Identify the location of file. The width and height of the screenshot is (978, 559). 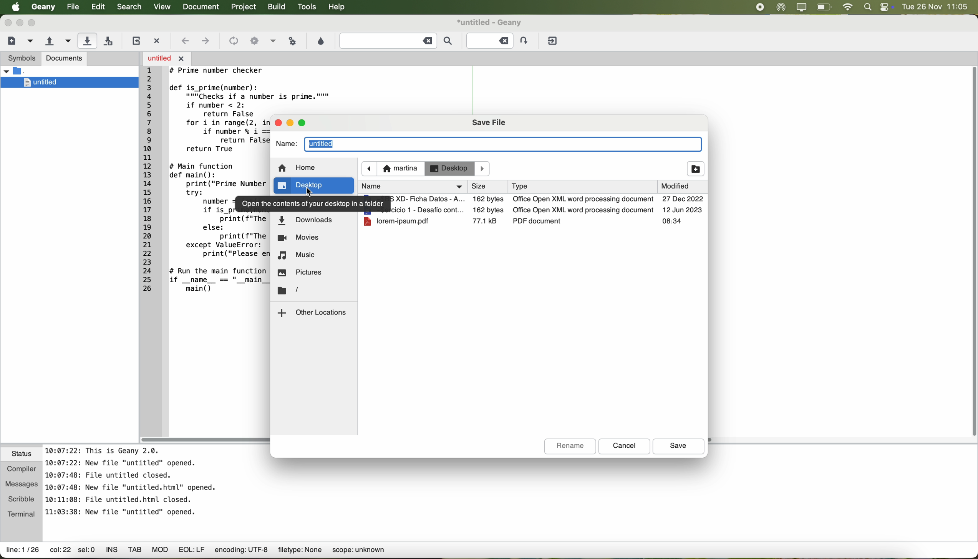
(549, 199).